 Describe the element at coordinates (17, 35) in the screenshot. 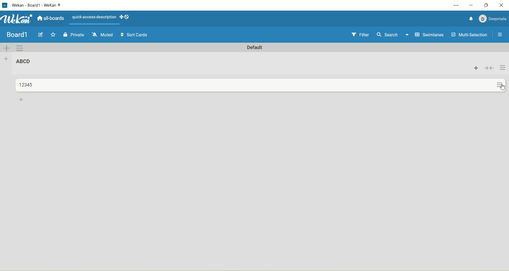

I see `board1` at that location.